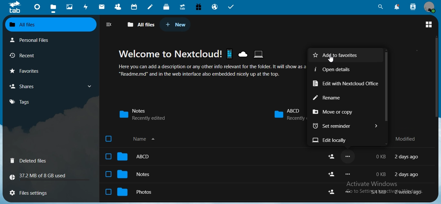 The width and height of the screenshot is (441, 204). I want to click on text, so click(398, 174).